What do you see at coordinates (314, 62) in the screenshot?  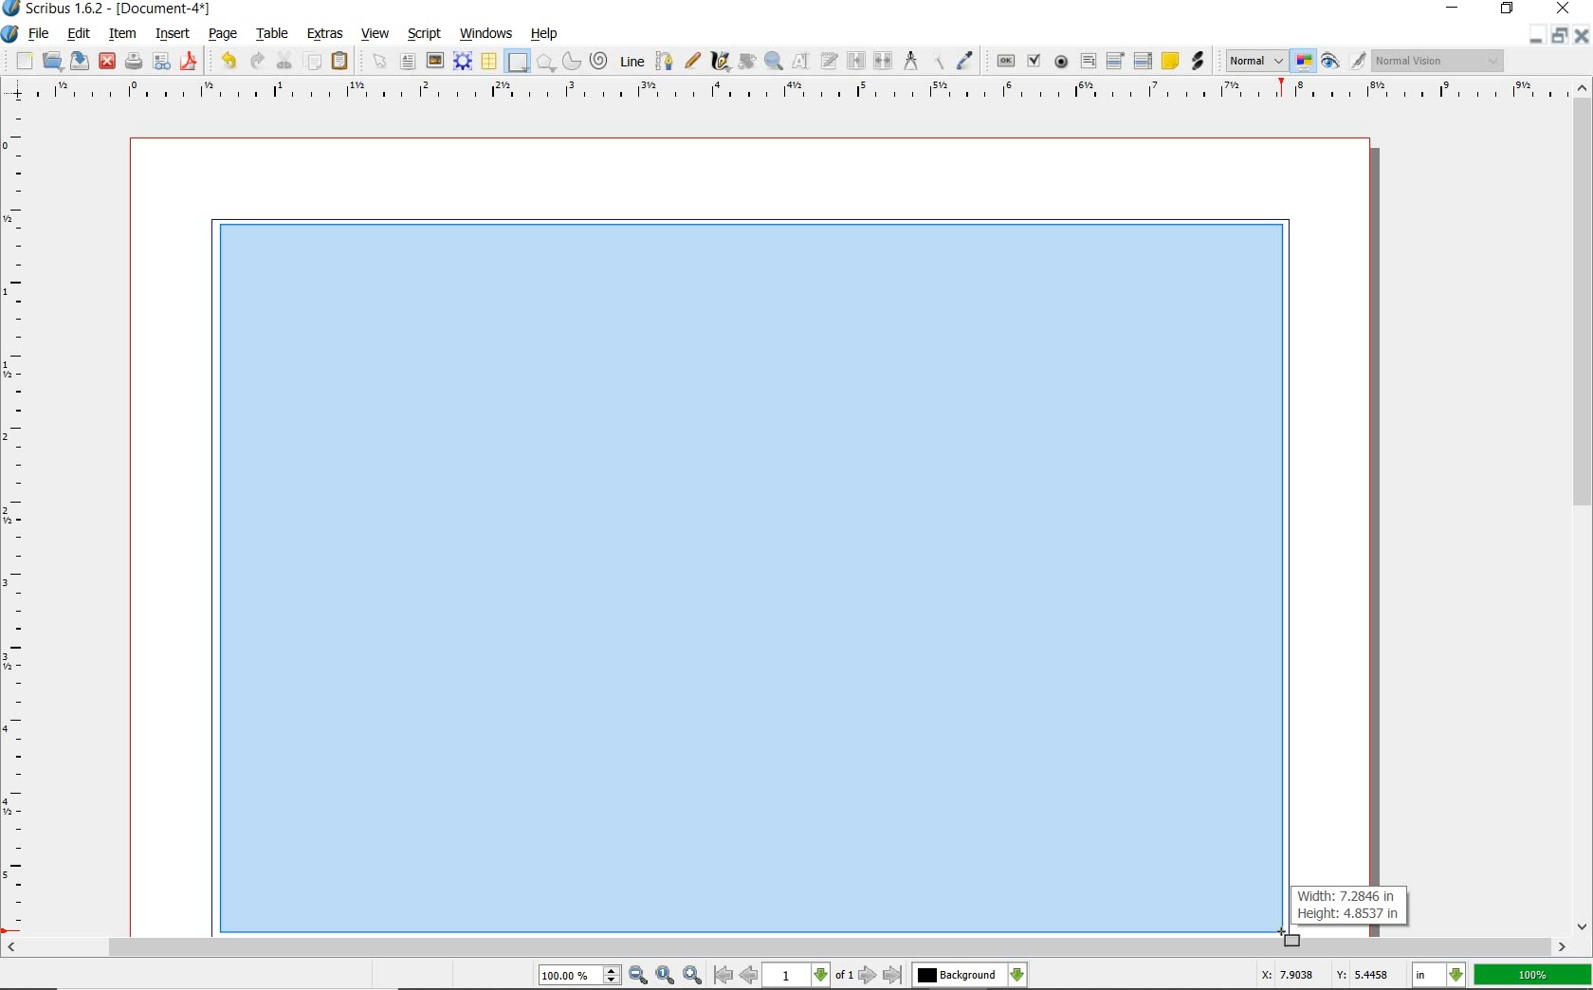 I see `copy` at bounding box center [314, 62].